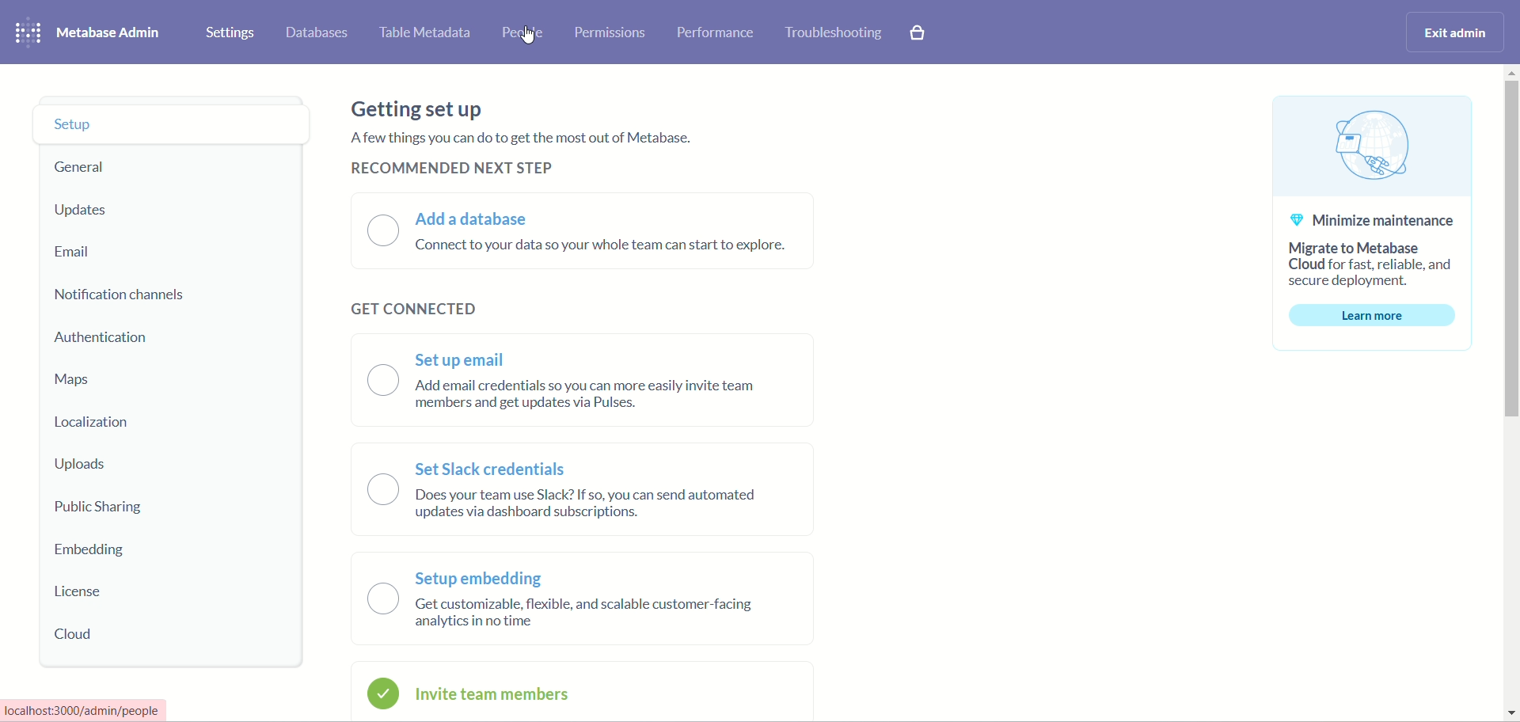 This screenshot has width=1520, height=722. I want to click on getting set up, so click(419, 110).